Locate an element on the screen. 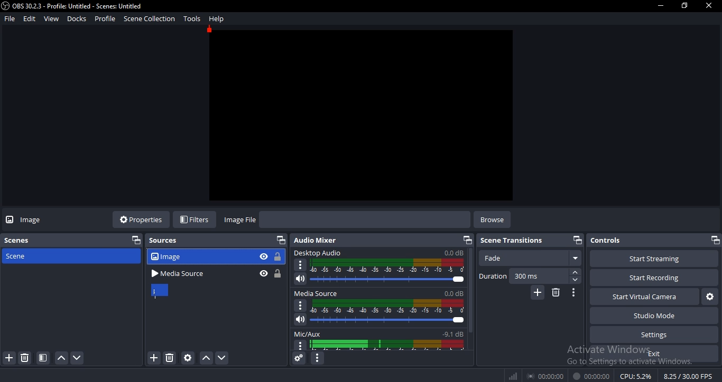 The image size is (722, 382). scene is located at coordinates (17, 256).